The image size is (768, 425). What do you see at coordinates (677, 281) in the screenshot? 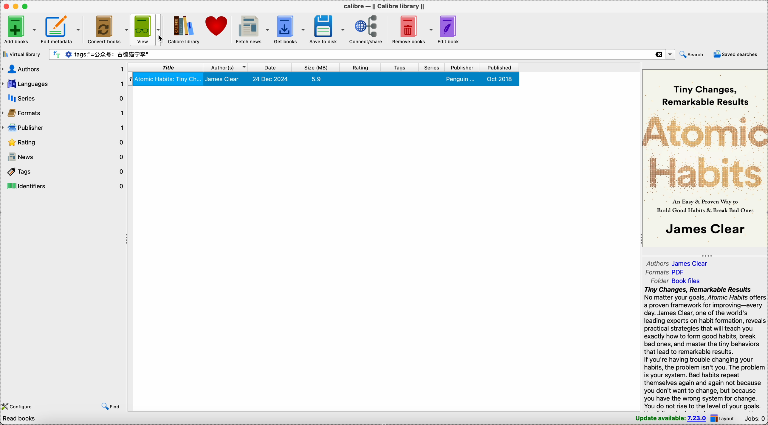
I see `folder` at bounding box center [677, 281].